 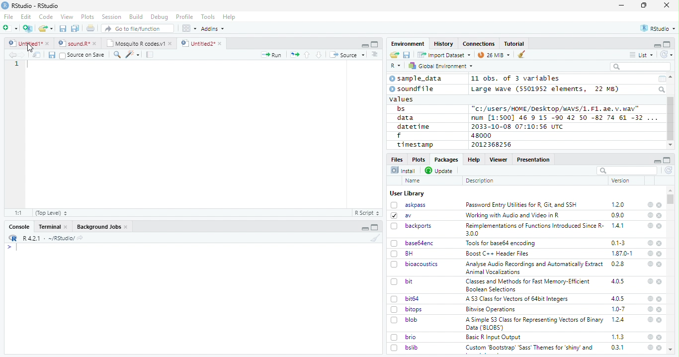 I want to click on Full screen, so click(x=375, y=227).